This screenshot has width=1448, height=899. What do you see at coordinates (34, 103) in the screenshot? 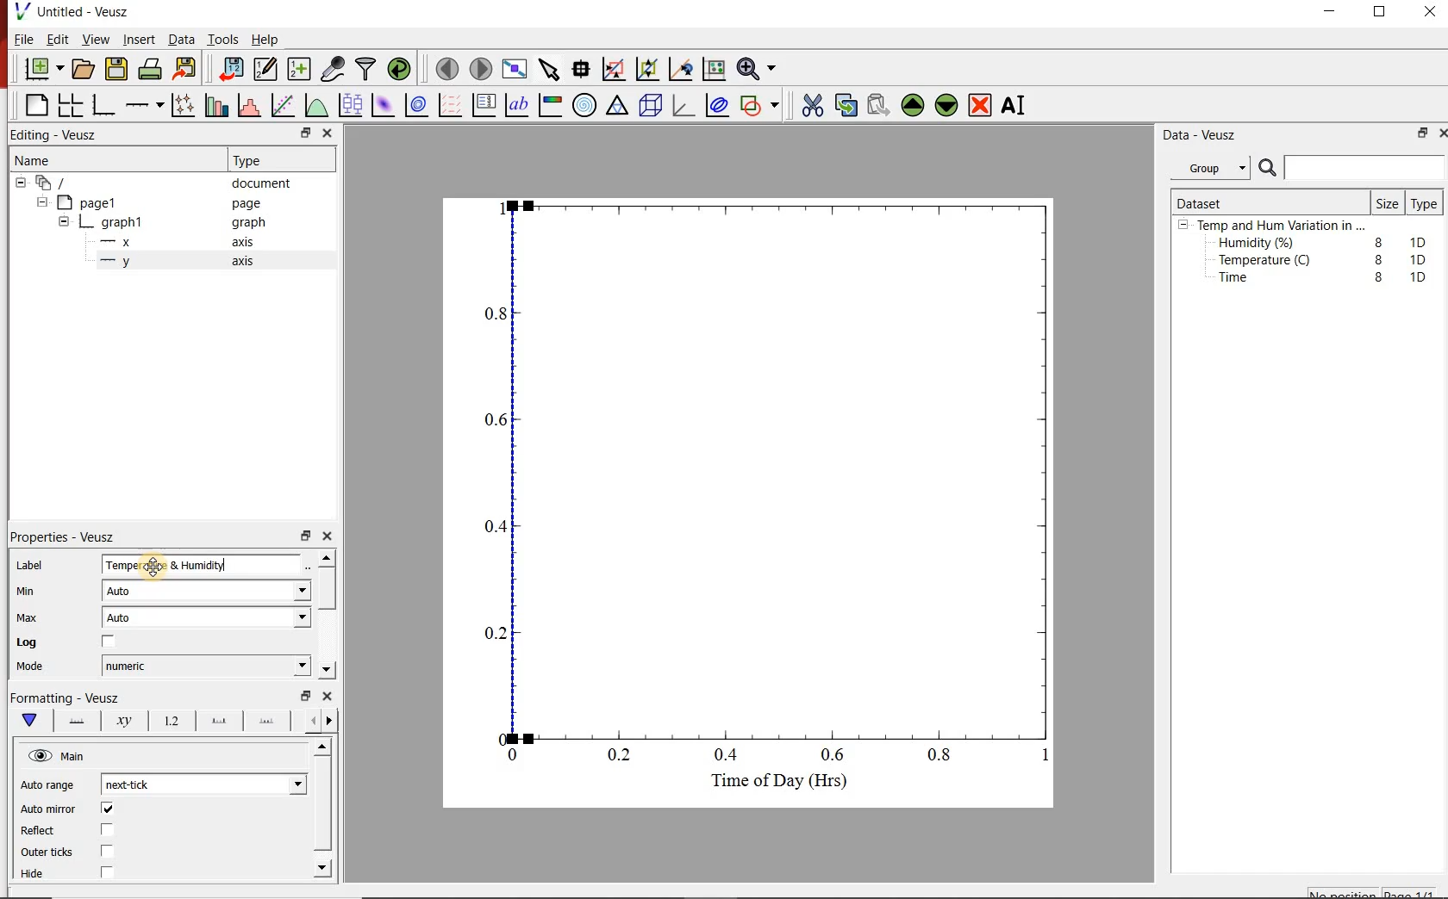
I see `blank page` at bounding box center [34, 103].